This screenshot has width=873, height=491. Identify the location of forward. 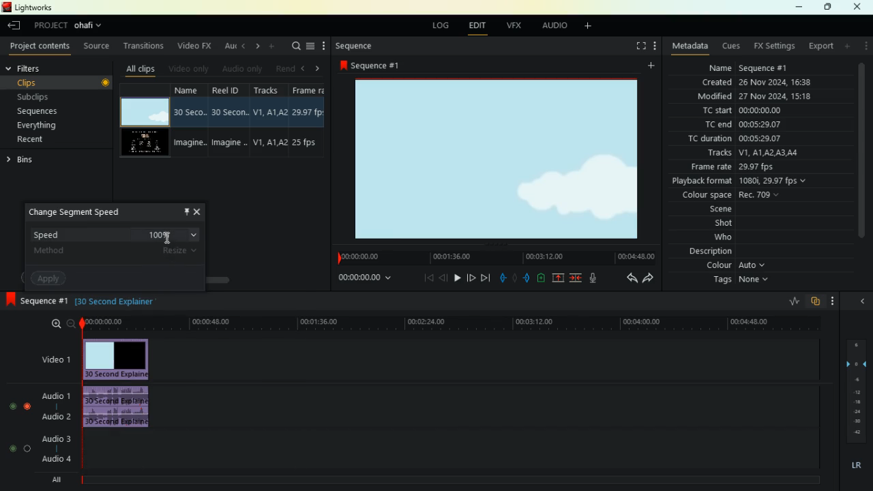
(651, 278).